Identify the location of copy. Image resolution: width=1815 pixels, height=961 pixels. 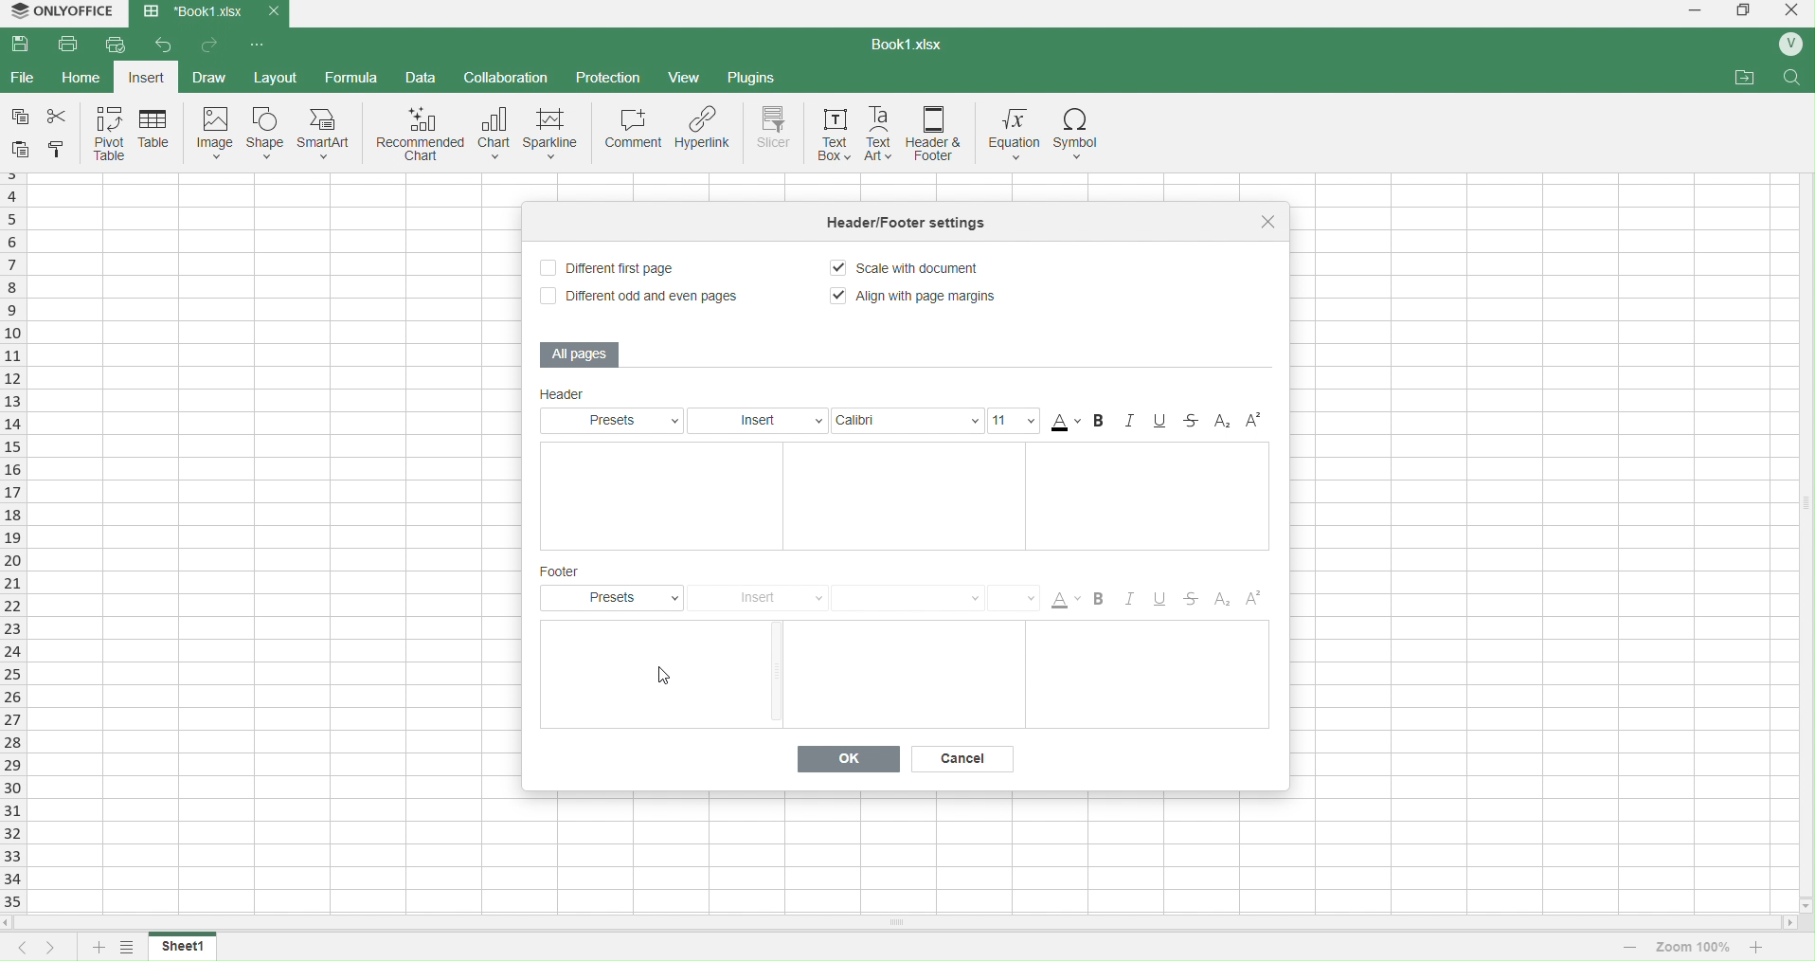
(22, 116).